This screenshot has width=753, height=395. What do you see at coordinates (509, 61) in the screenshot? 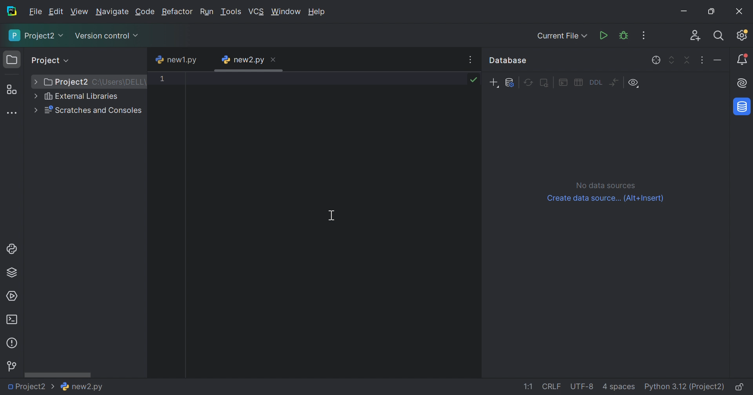
I see `Databse` at bounding box center [509, 61].